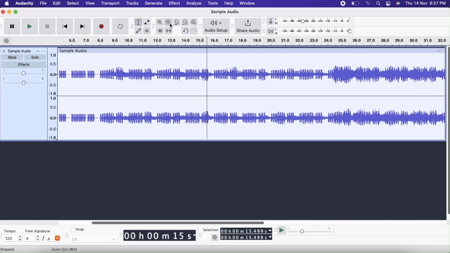  I want to click on Skip to end, so click(82, 26).